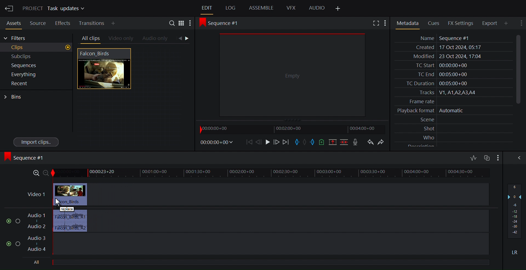 The width and height of the screenshot is (526, 270). Describe the element at coordinates (55, 9) in the screenshot. I see `Show/Change project details` at that location.